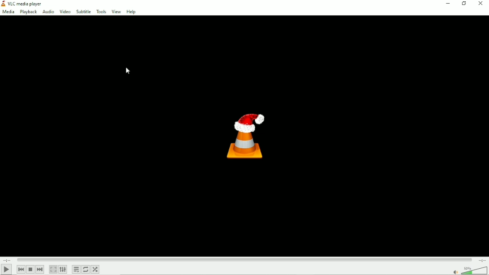 The height and width of the screenshot is (275, 489). What do you see at coordinates (467, 270) in the screenshot?
I see `Volume` at bounding box center [467, 270].